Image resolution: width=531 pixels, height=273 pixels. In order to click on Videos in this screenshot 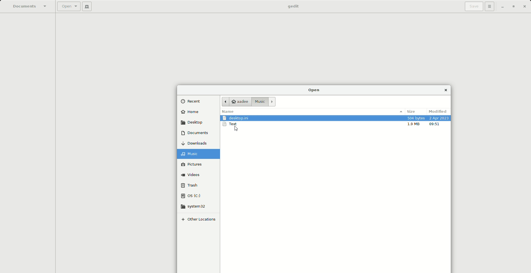, I will do `click(198, 176)`.